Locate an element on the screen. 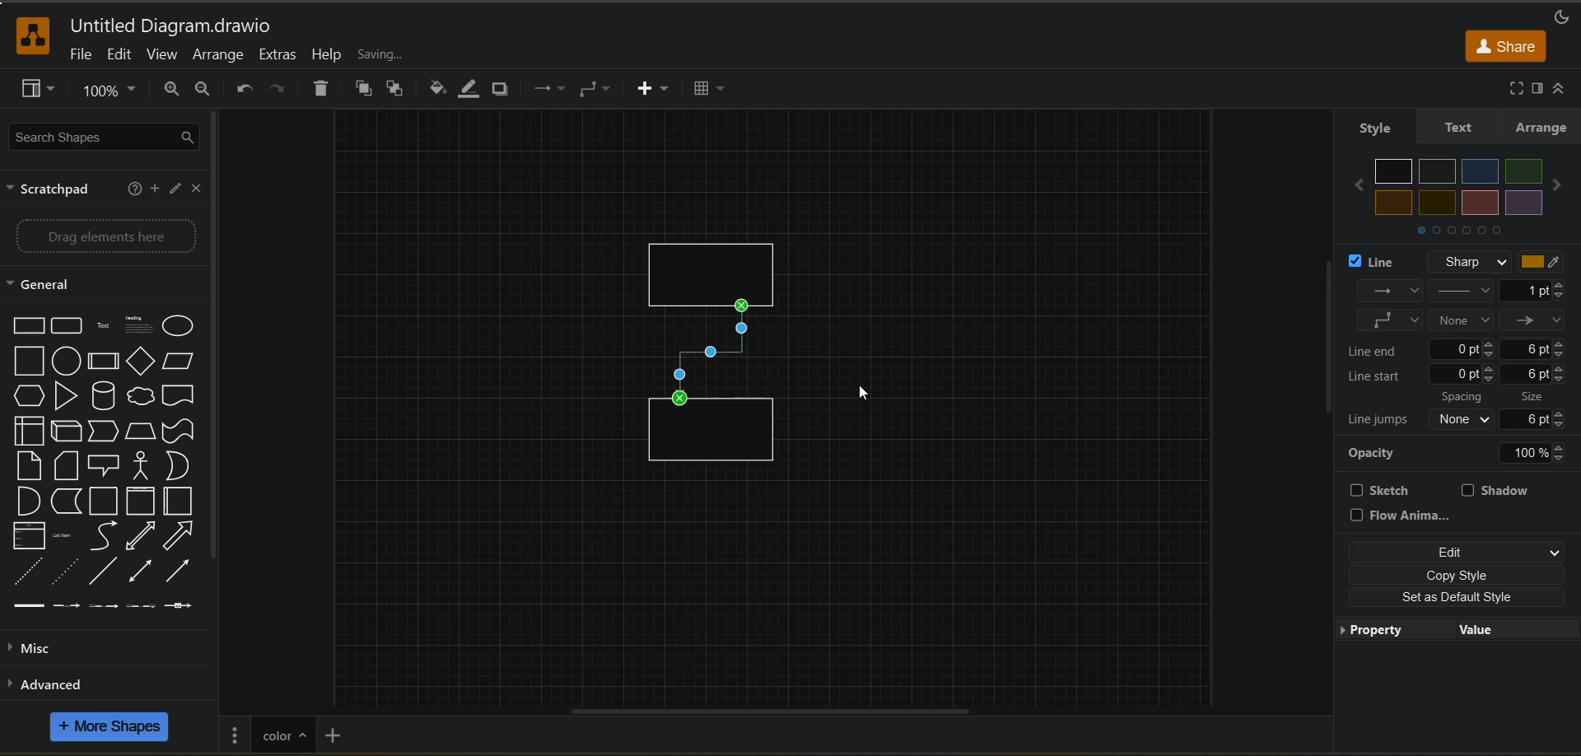 This screenshot has height=756, width=1581. general is located at coordinates (54, 285).